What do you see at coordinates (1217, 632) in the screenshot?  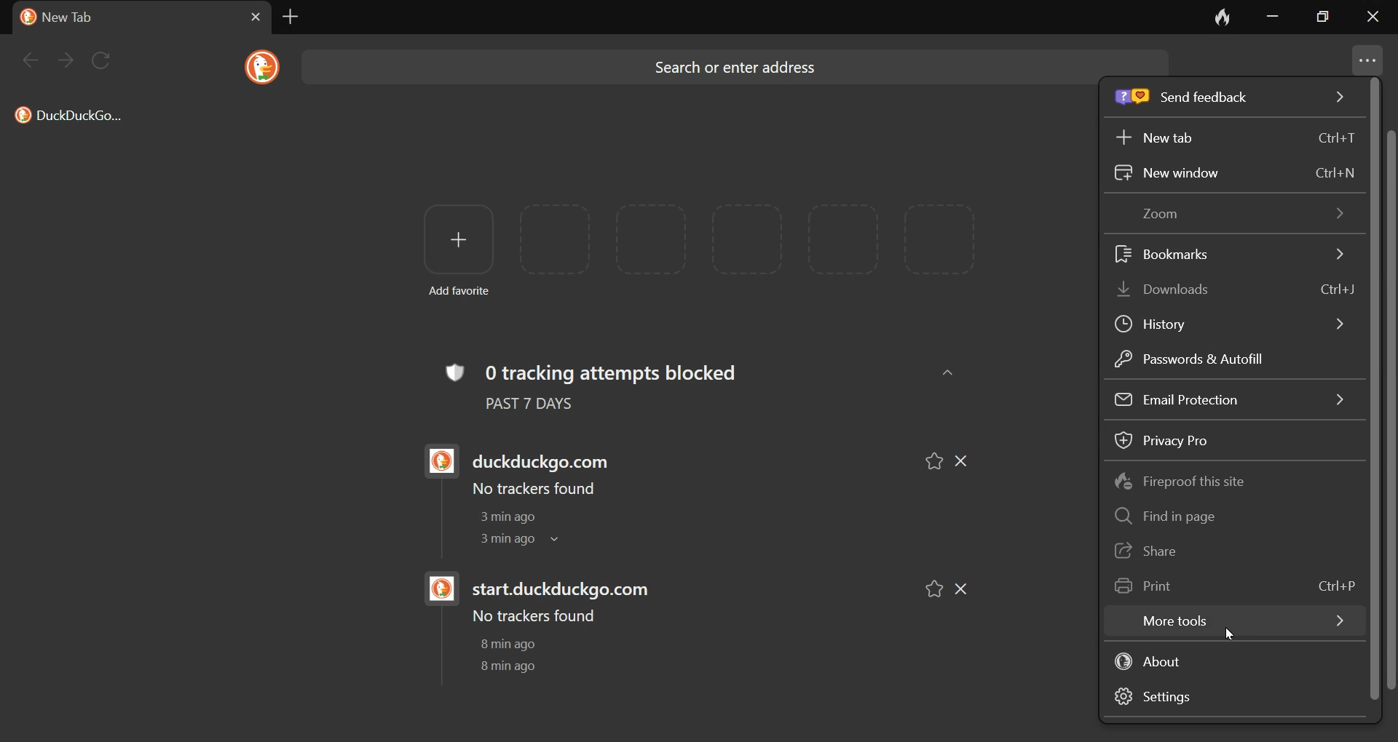 I see `cursor` at bounding box center [1217, 632].